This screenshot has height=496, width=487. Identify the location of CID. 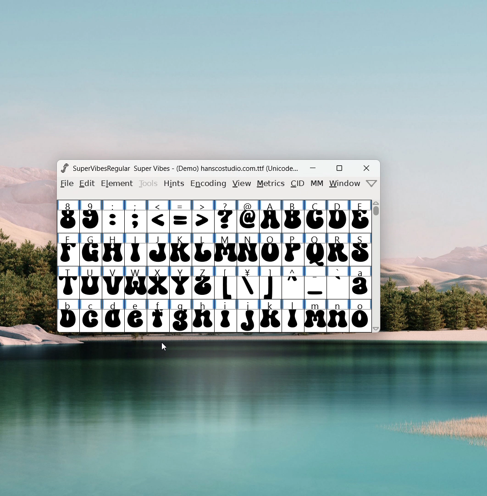
(298, 184).